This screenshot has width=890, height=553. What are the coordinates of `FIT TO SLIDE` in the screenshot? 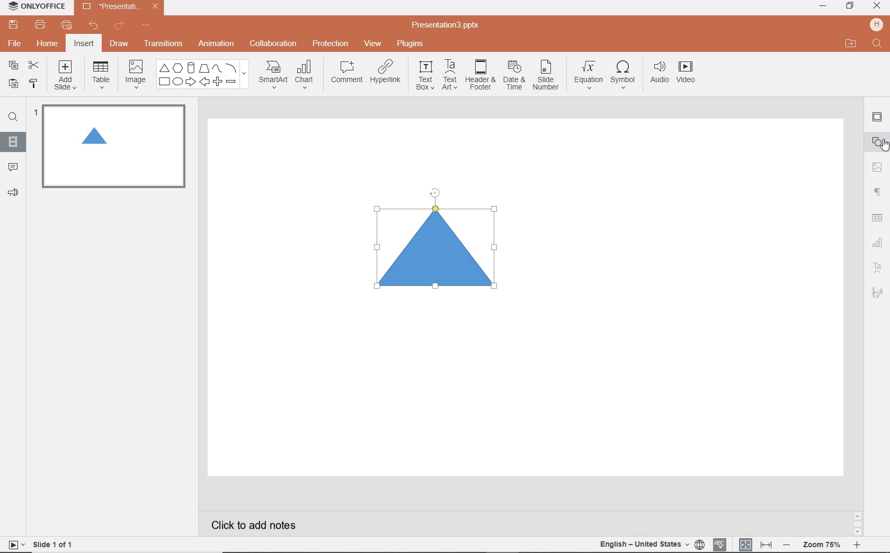 It's located at (745, 545).